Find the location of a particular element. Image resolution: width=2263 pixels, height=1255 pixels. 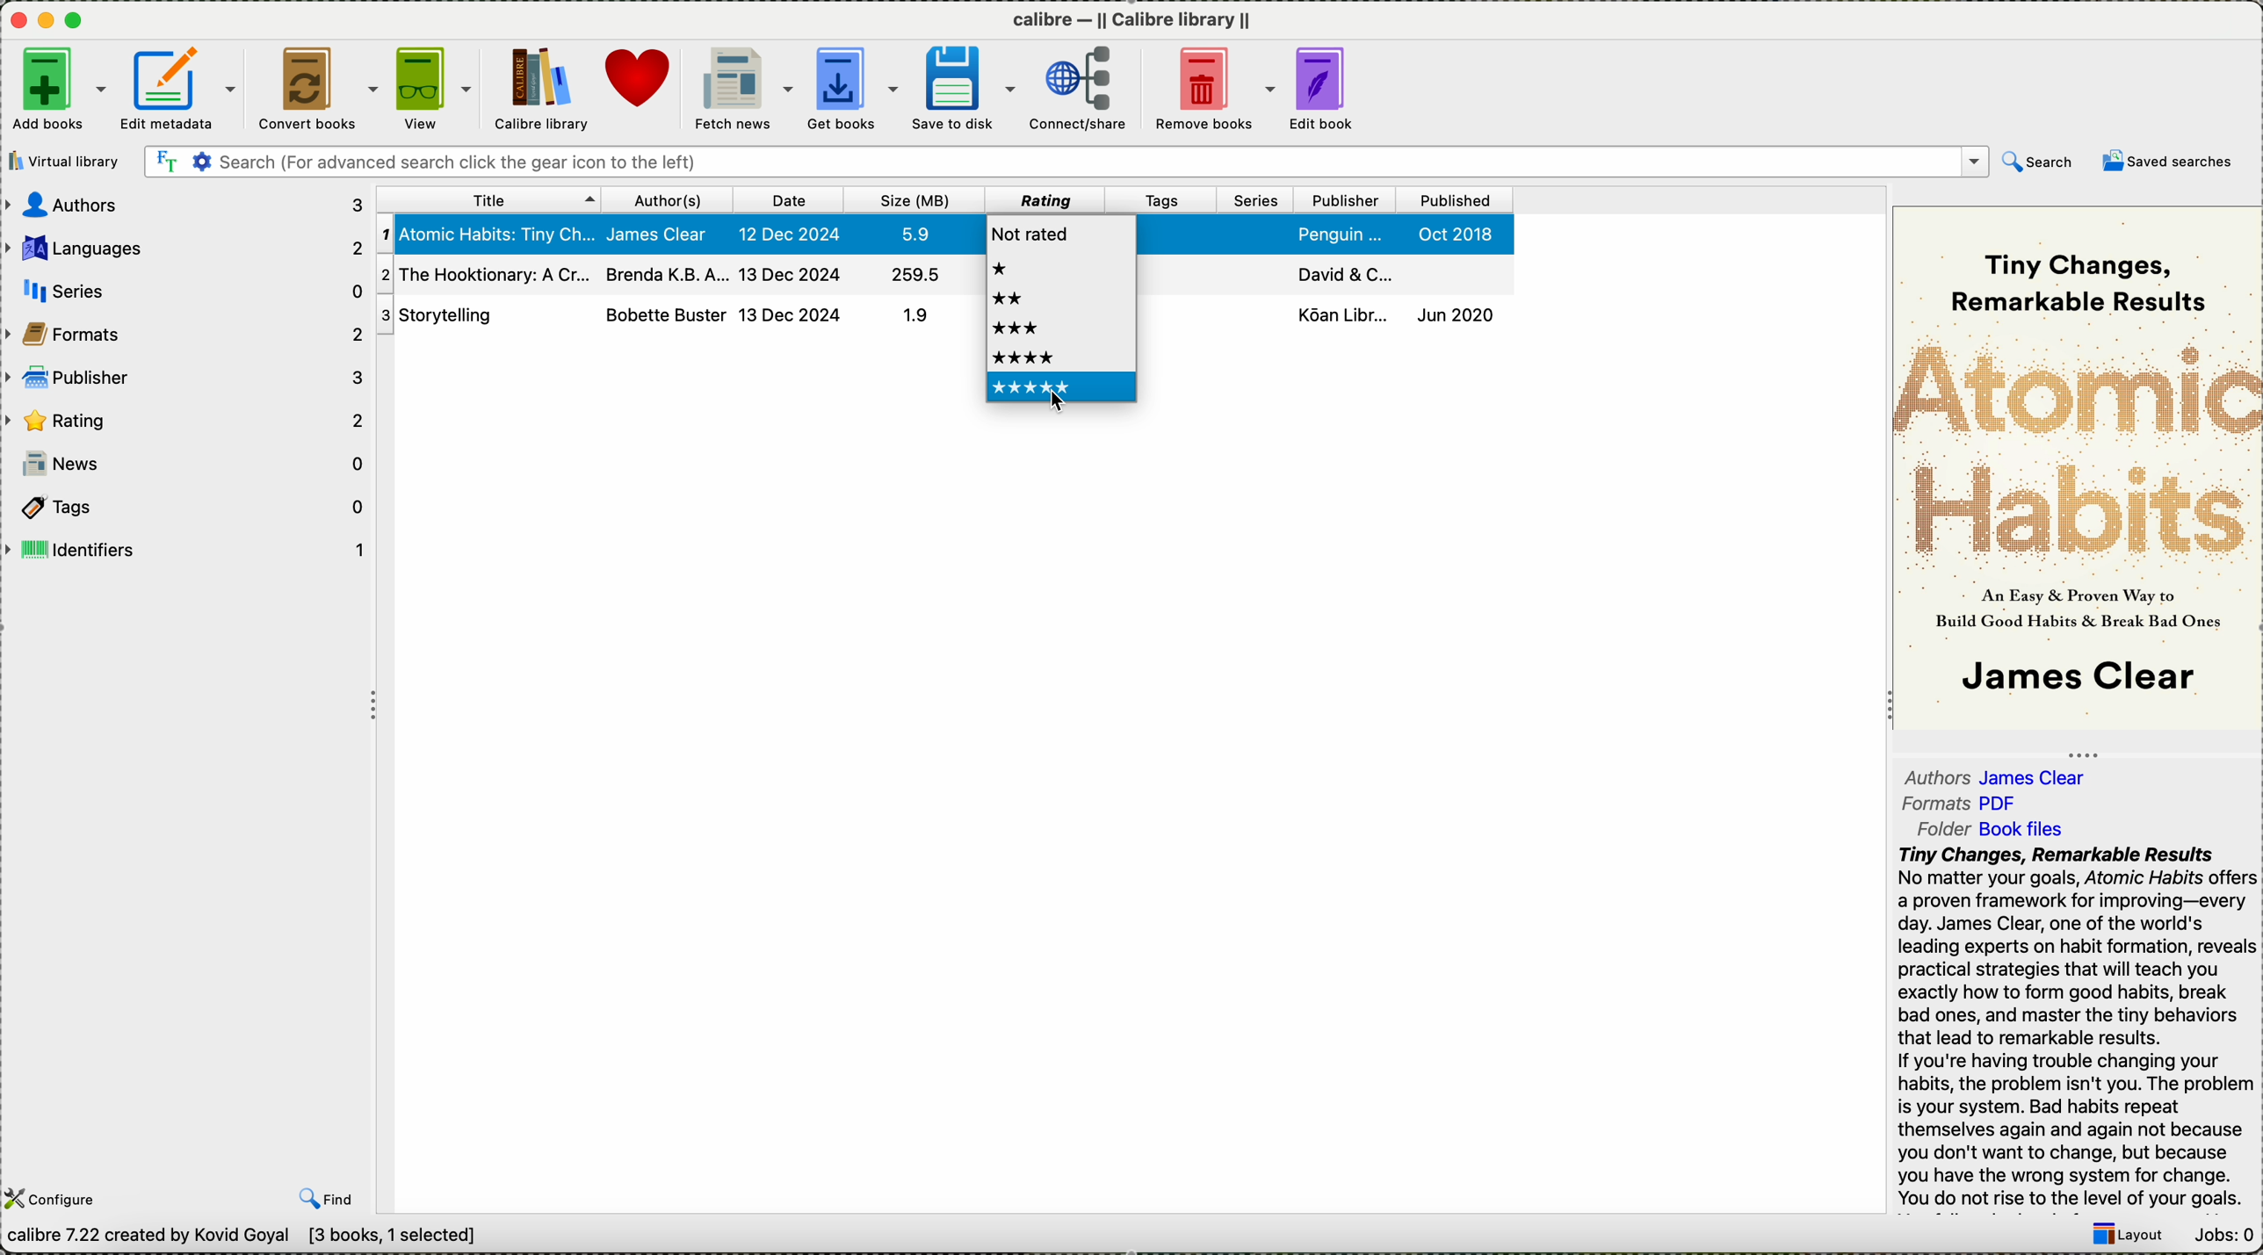

one star is located at coordinates (1004, 268).